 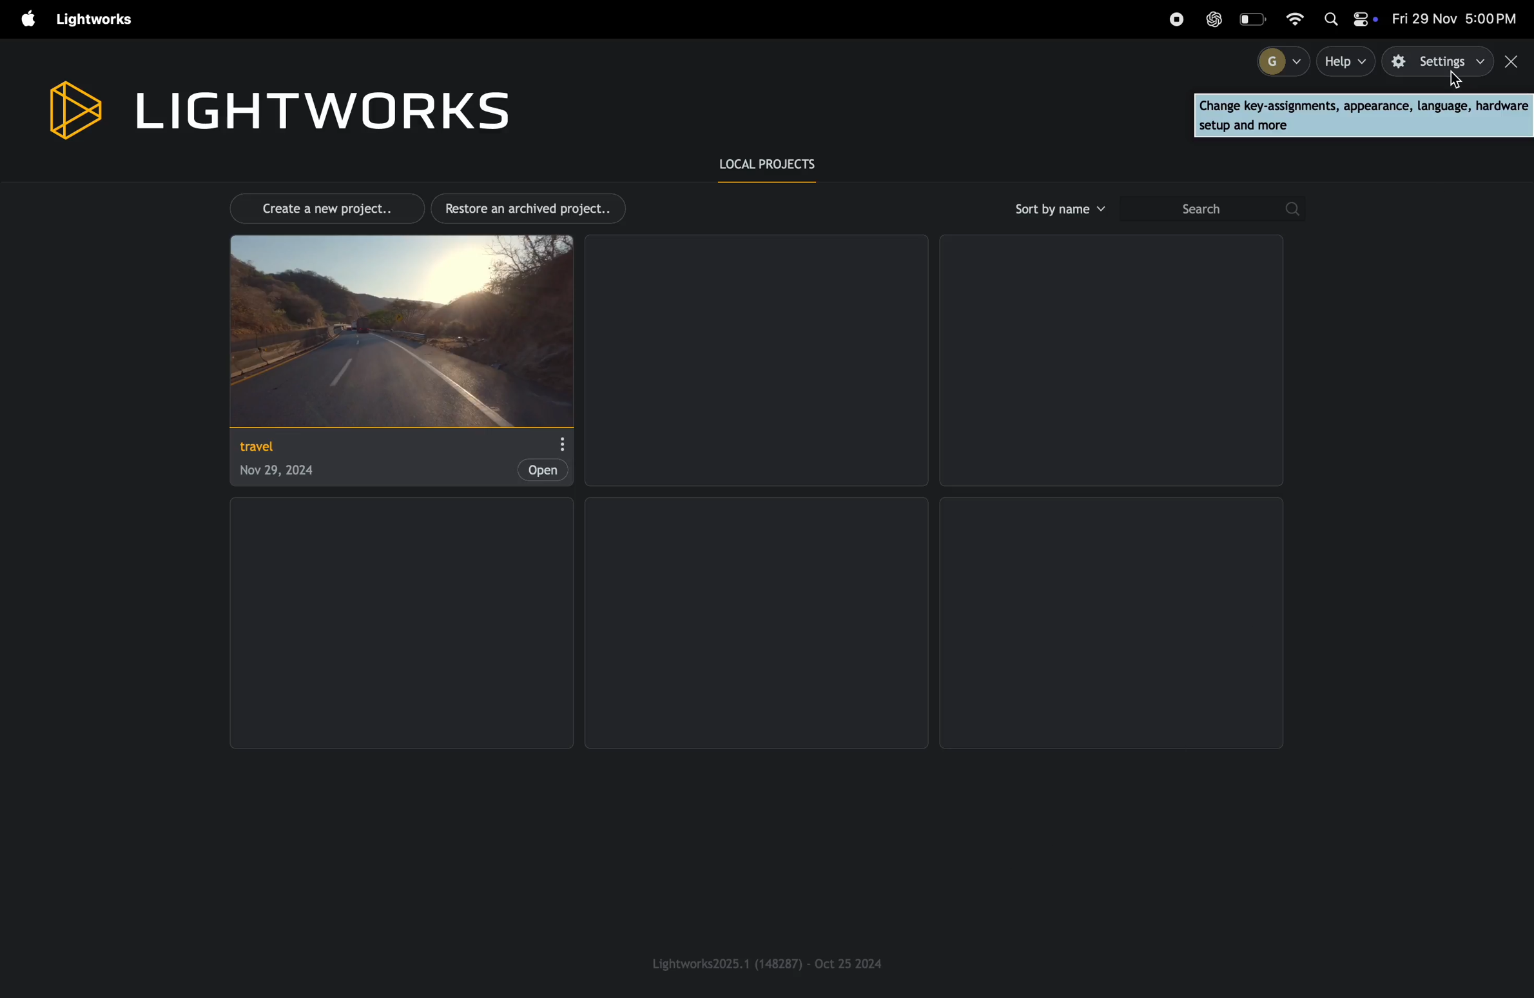 I want to click on create new project, so click(x=320, y=207).